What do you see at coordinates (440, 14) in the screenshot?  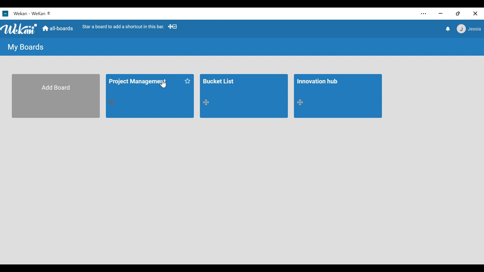 I see `minimize` at bounding box center [440, 14].